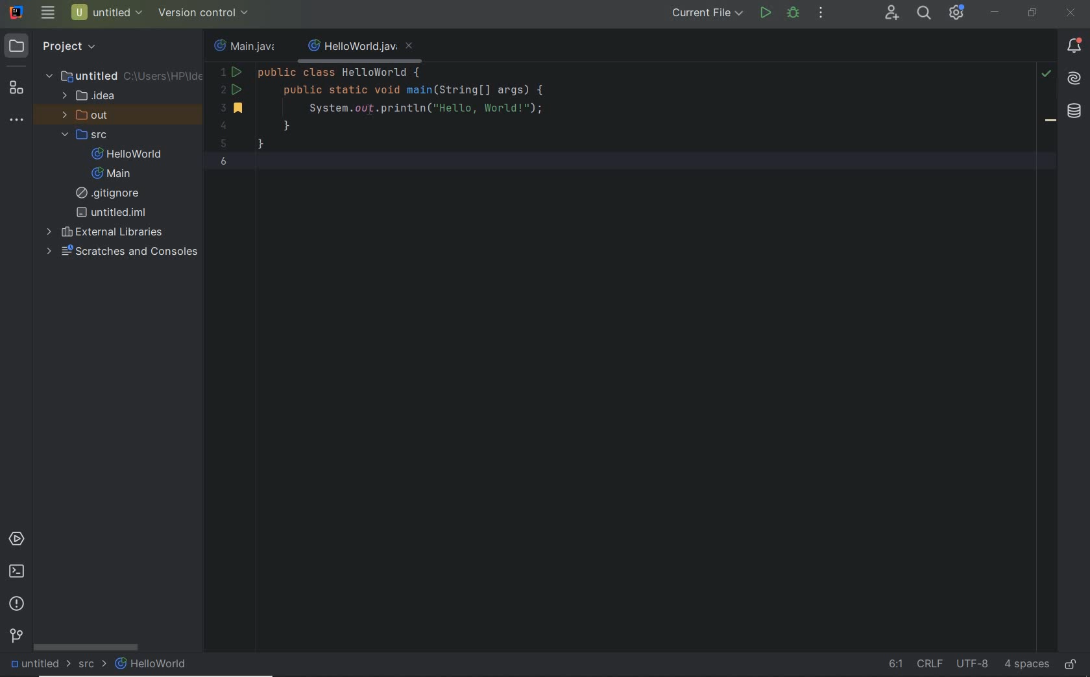 This screenshot has width=1090, height=677. I want to click on Main java, so click(248, 47).